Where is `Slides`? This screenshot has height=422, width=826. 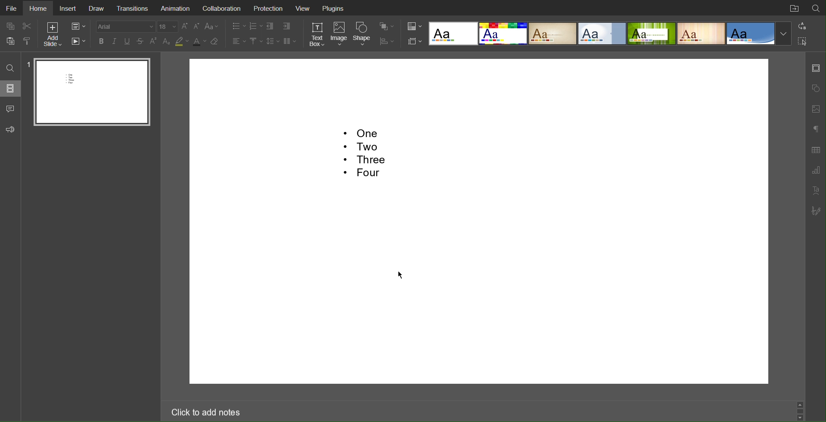 Slides is located at coordinates (12, 88).